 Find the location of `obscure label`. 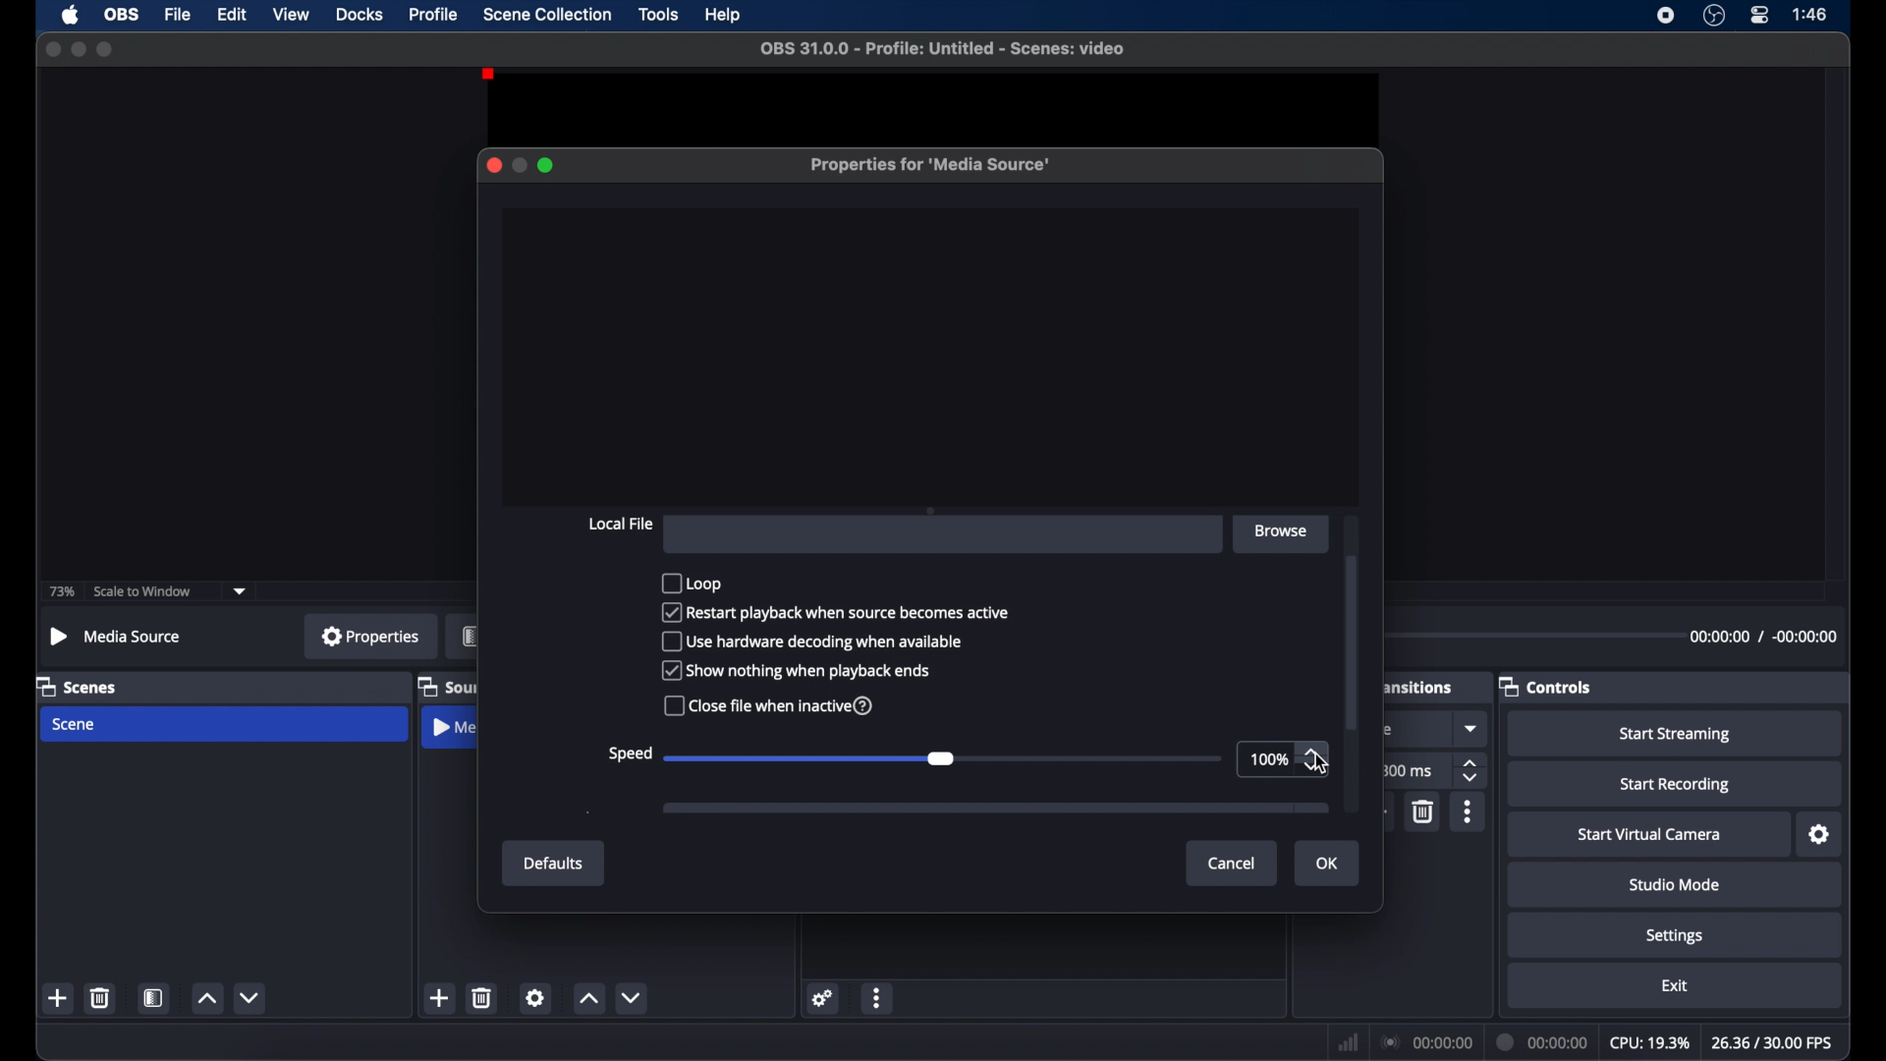

obscure label is located at coordinates (447, 688).